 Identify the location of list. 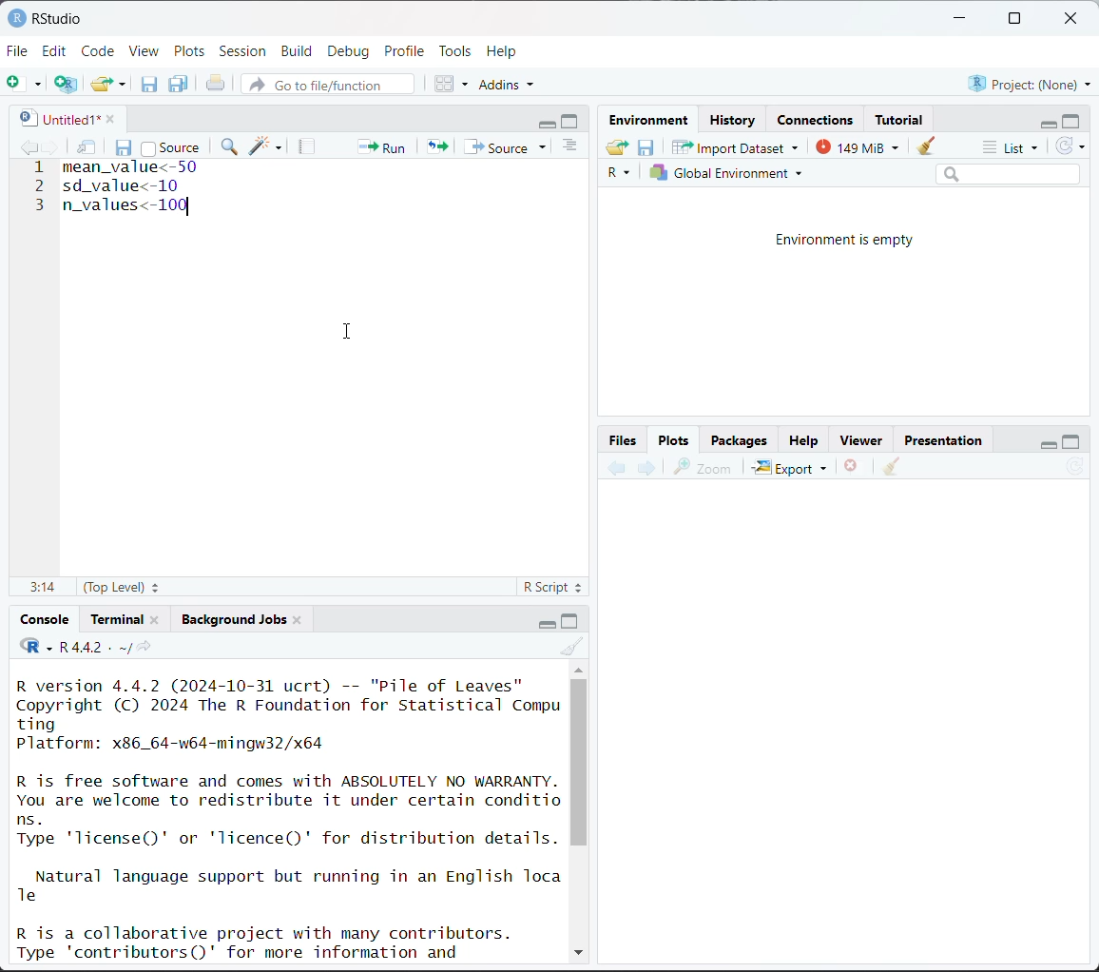
(1013, 148).